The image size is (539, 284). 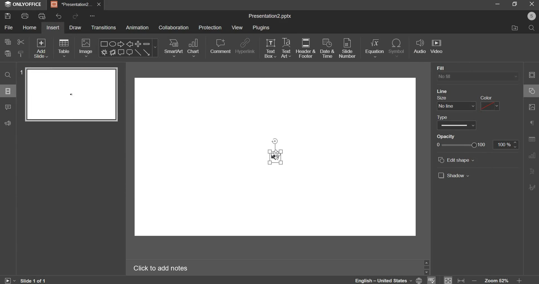 What do you see at coordinates (532, 139) in the screenshot?
I see `table settings` at bounding box center [532, 139].